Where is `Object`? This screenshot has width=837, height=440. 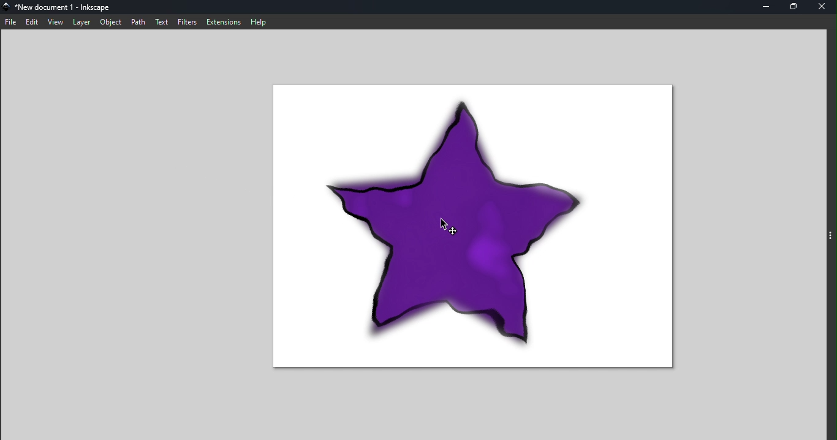
Object is located at coordinates (110, 22).